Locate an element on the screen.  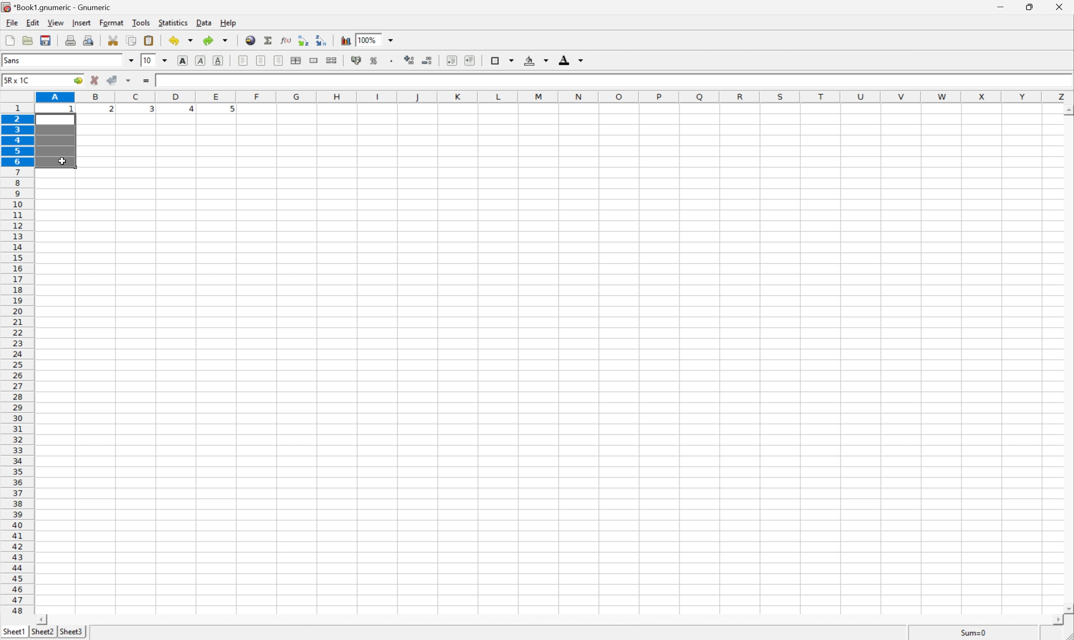
edit is located at coordinates (31, 22).